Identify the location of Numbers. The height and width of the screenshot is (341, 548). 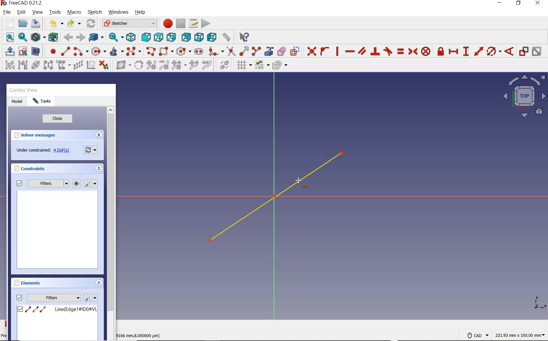
(140, 335).